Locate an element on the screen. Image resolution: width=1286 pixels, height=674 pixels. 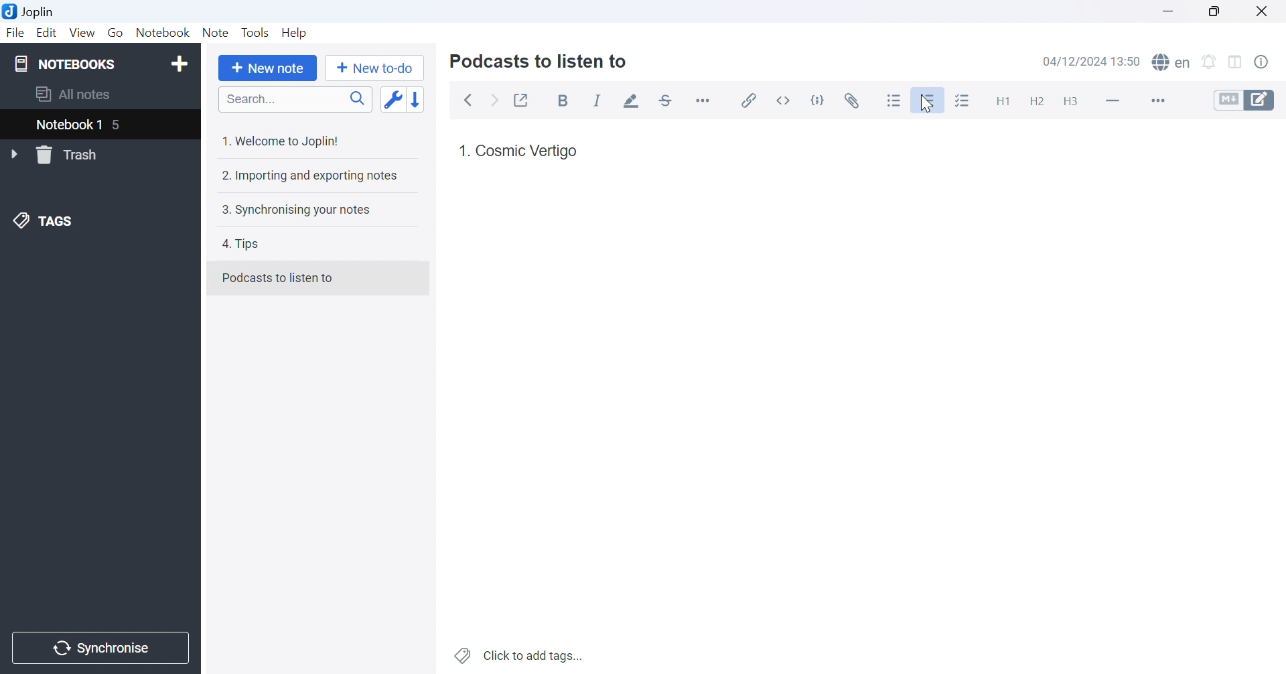
Horizontal is located at coordinates (705, 100).